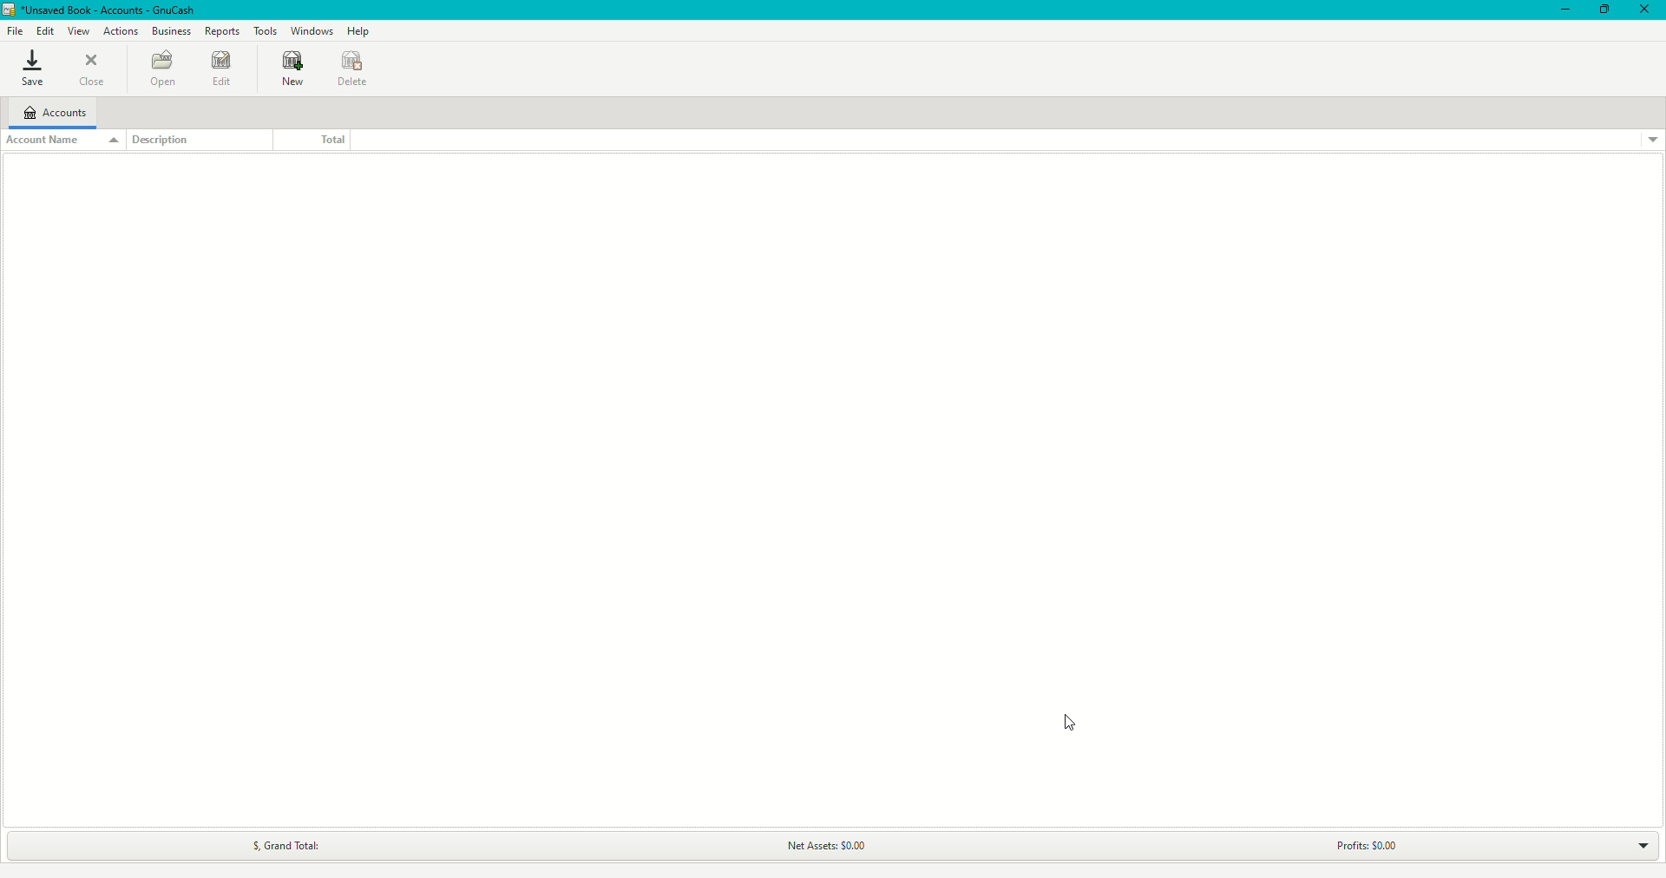 The image size is (1666, 878). I want to click on new, so click(288, 71).